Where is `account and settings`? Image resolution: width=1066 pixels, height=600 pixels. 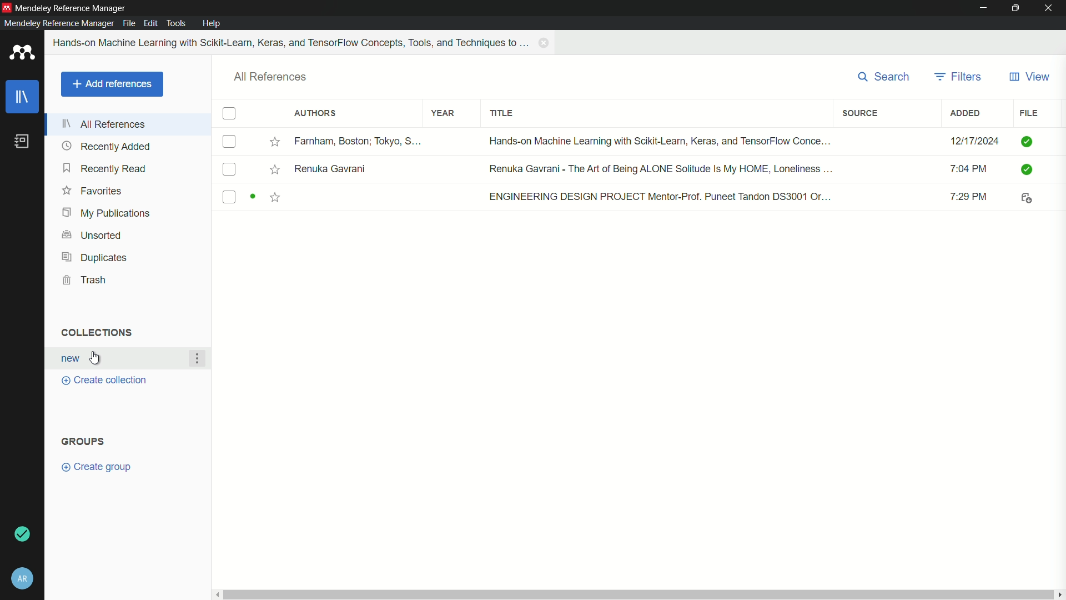 account and settings is located at coordinates (22, 579).